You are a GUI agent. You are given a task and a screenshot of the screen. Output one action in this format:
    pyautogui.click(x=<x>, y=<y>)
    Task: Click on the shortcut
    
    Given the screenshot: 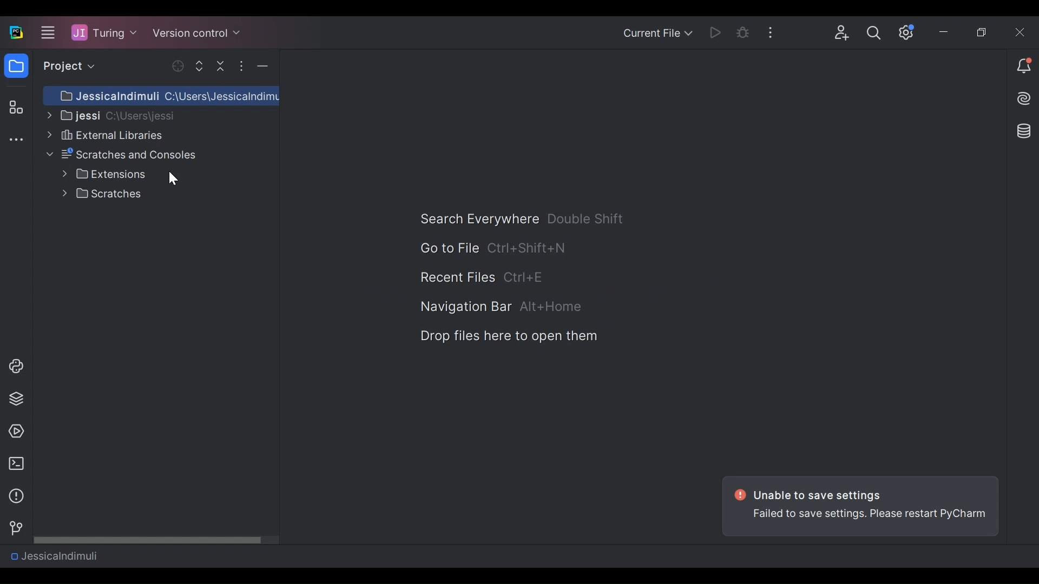 What is the action you would take?
    pyautogui.click(x=551, y=307)
    